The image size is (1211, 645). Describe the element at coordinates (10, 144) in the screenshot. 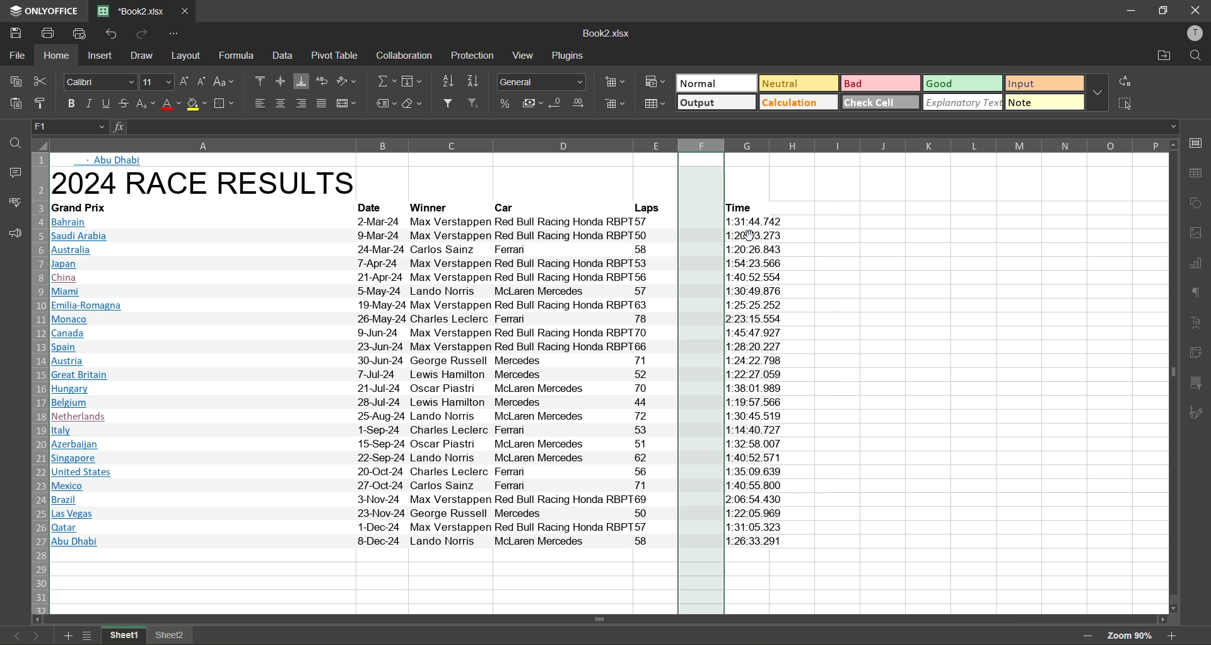

I see `find` at that location.